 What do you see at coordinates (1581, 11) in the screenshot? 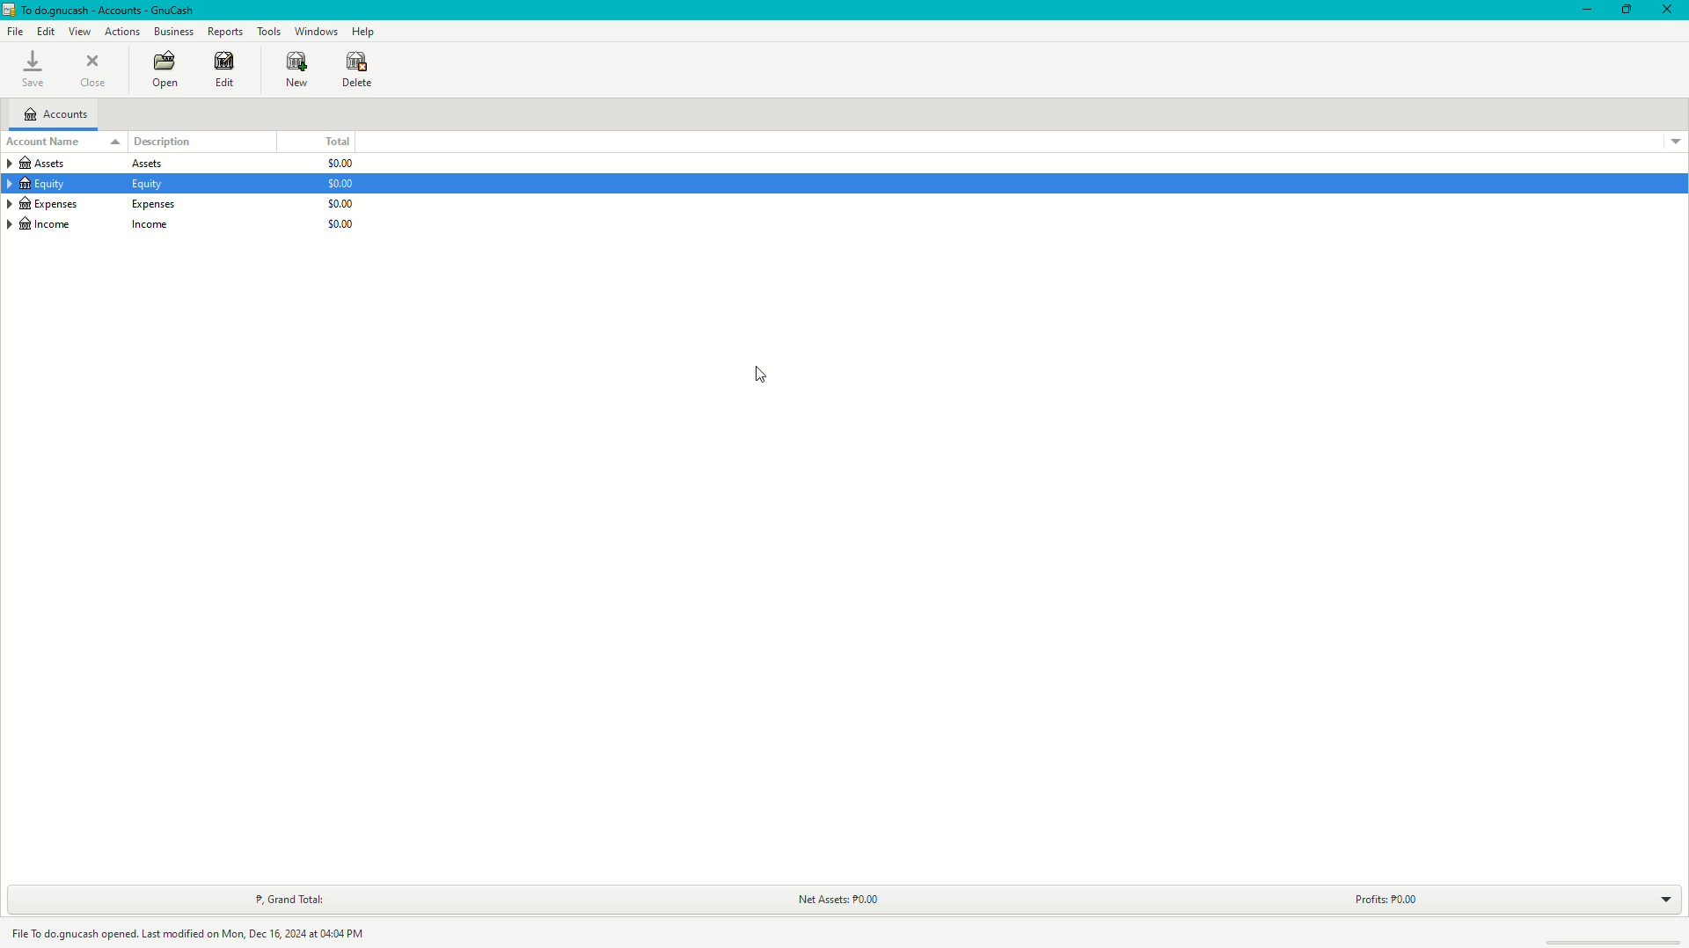
I see `Minimize` at bounding box center [1581, 11].